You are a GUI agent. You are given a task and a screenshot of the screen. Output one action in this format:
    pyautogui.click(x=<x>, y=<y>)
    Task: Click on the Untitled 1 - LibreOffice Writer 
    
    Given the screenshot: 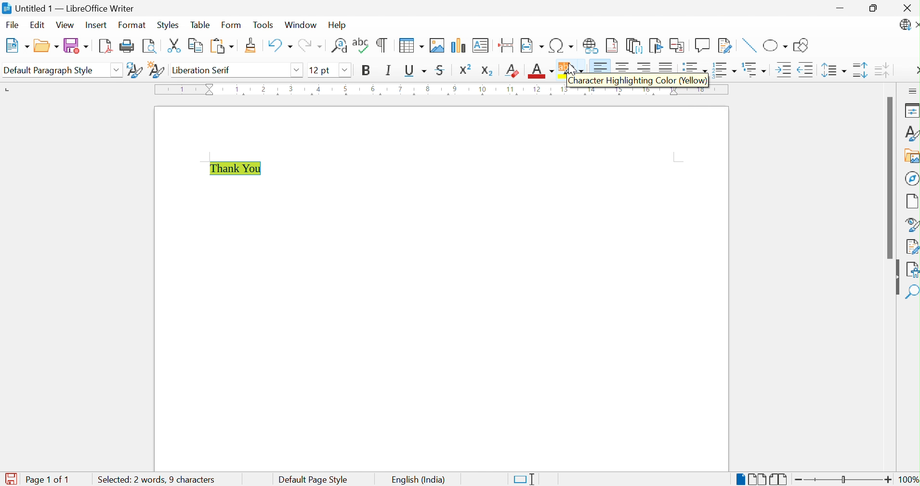 What is the action you would take?
    pyautogui.click(x=70, y=8)
    